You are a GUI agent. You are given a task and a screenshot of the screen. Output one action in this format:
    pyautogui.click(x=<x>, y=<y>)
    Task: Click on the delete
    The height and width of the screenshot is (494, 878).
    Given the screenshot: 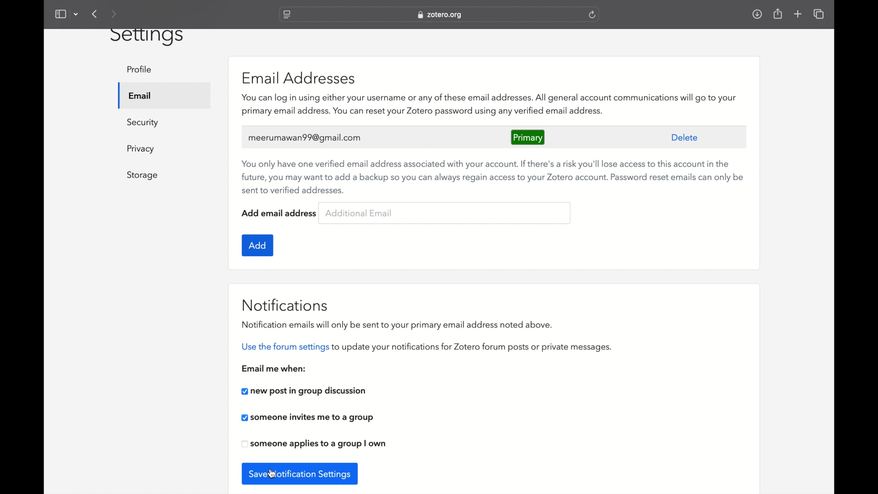 What is the action you would take?
    pyautogui.click(x=685, y=137)
    